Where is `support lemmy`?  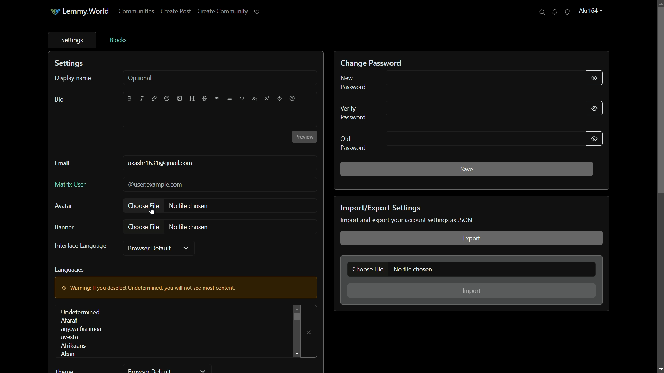
support lemmy is located at coordinates (257, 12).